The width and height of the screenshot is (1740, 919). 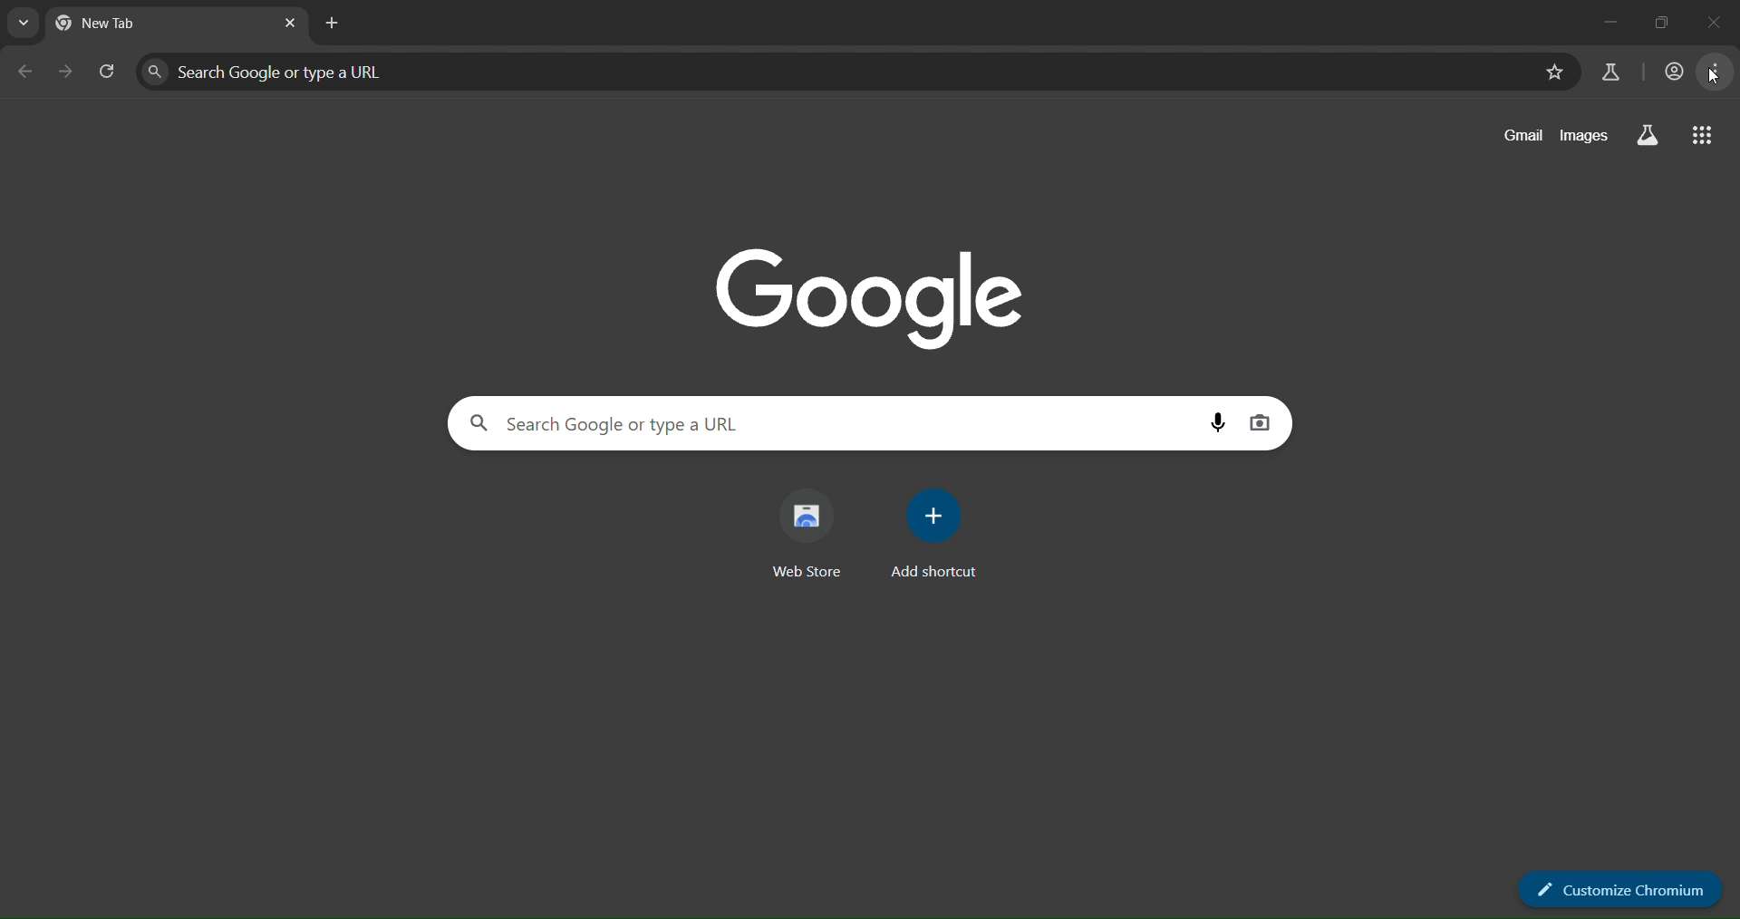 What do you see at coordinates (65, 73) in the screenshot?
I see `go forward one page` at bounding box center [65, 73].